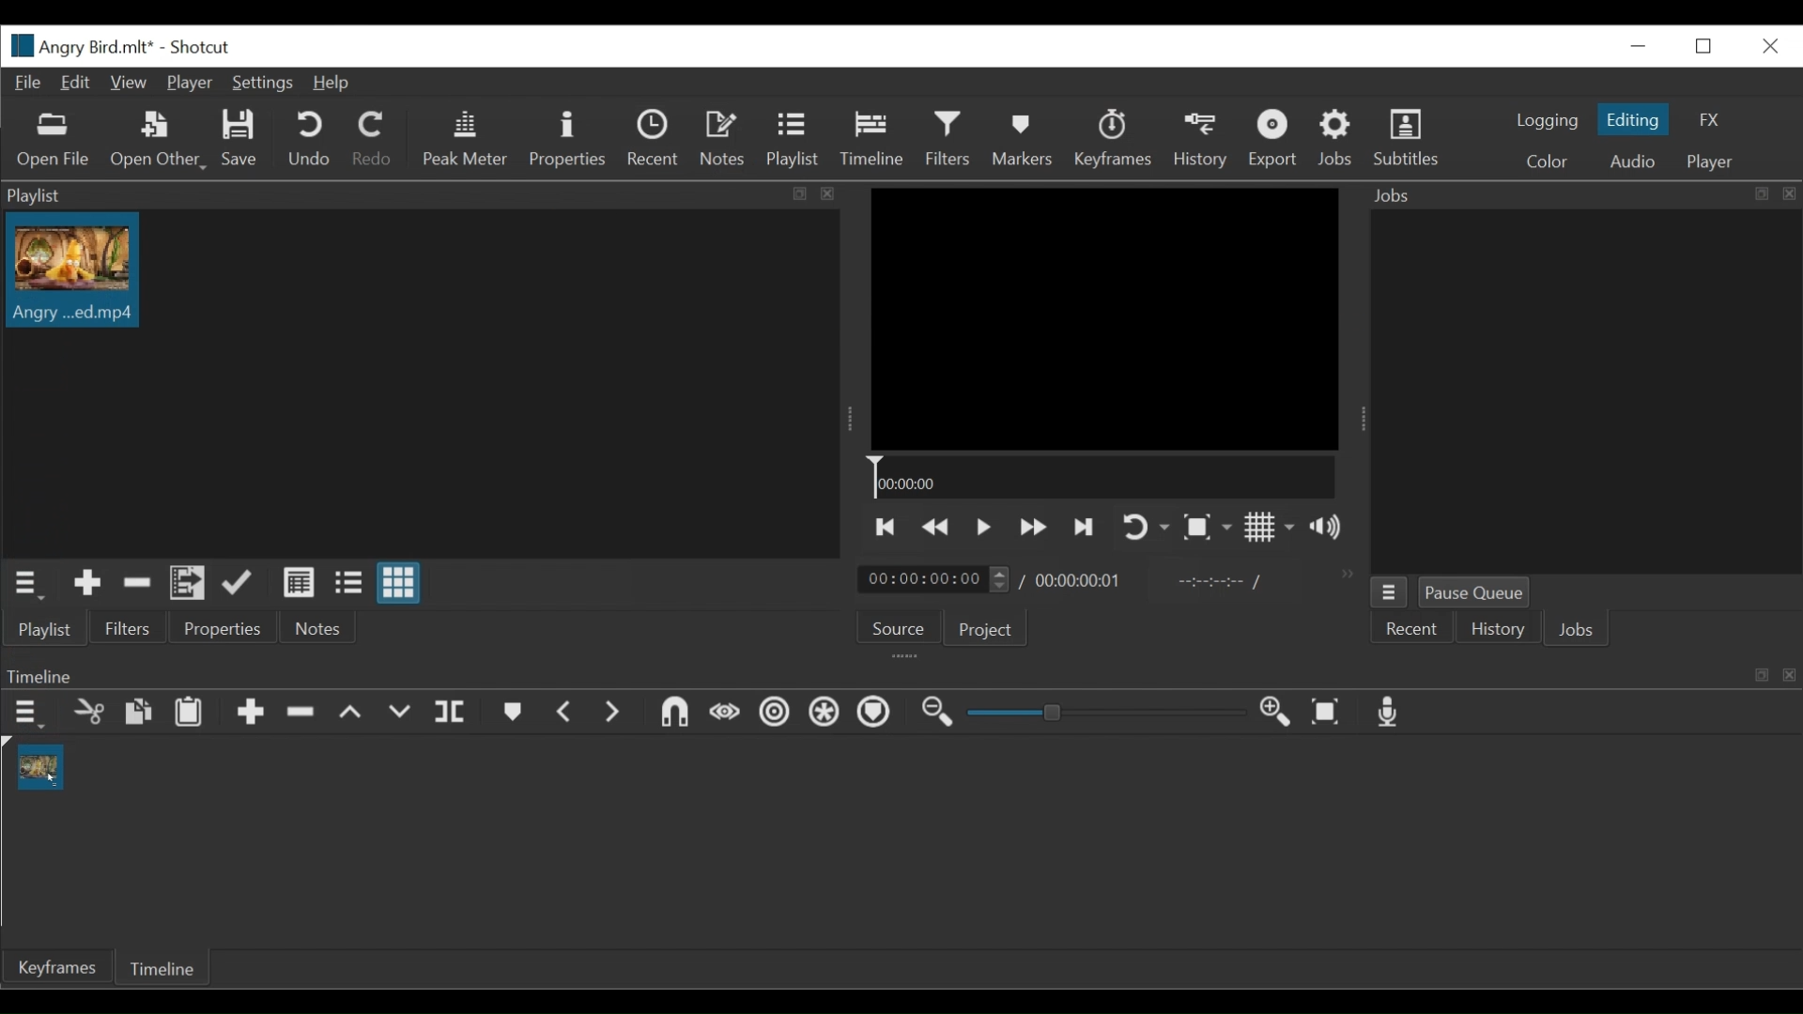  I want to click on History, so click(1201, 140).